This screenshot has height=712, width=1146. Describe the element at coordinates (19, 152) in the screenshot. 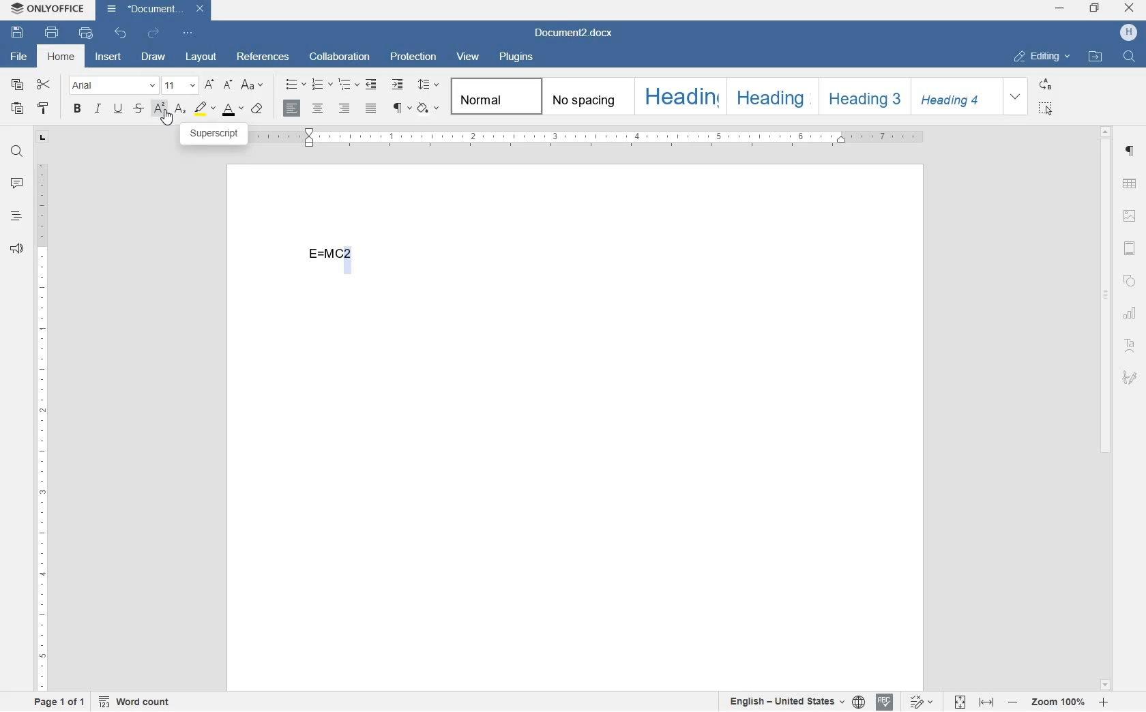

I see `find` at that location.